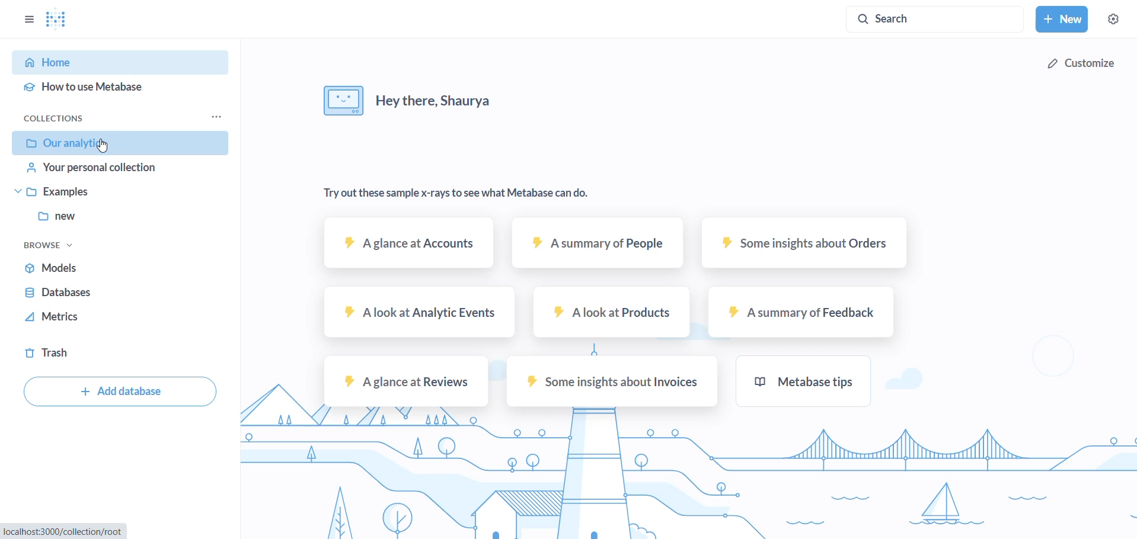 This screenshot has height=539, width=1137. What do you see at coordinates (807, 381) in the screenshot?
I see `metabase tips` at bounding box center [807, 381].